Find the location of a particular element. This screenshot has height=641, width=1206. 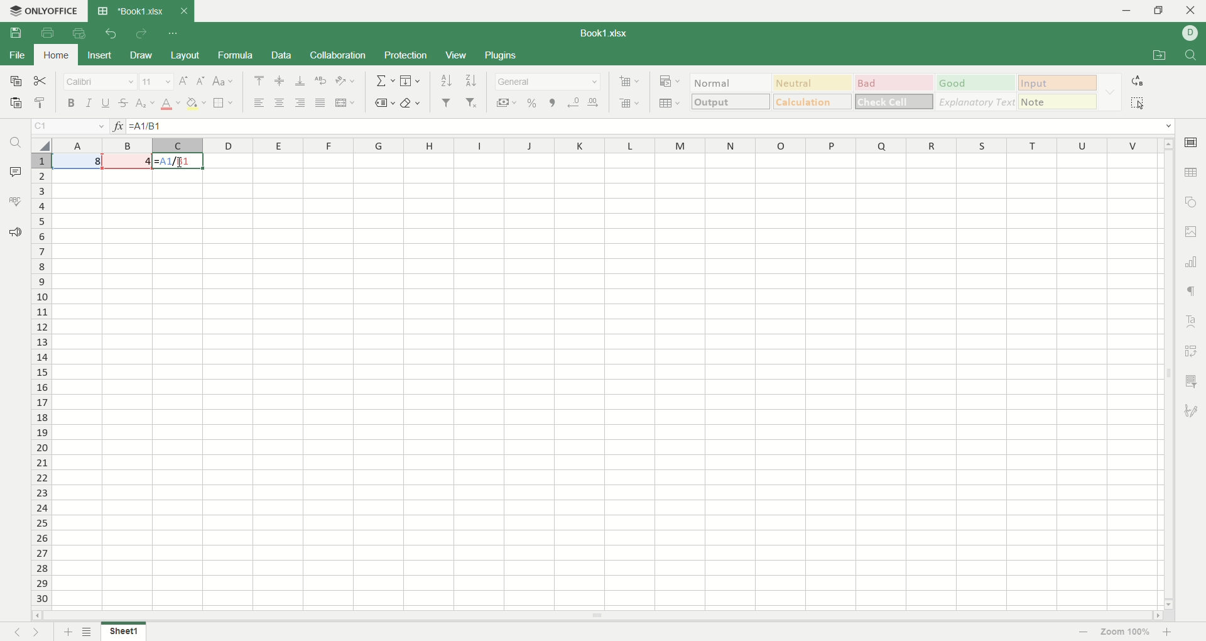

open file location is located at coordinates (1163, 55).